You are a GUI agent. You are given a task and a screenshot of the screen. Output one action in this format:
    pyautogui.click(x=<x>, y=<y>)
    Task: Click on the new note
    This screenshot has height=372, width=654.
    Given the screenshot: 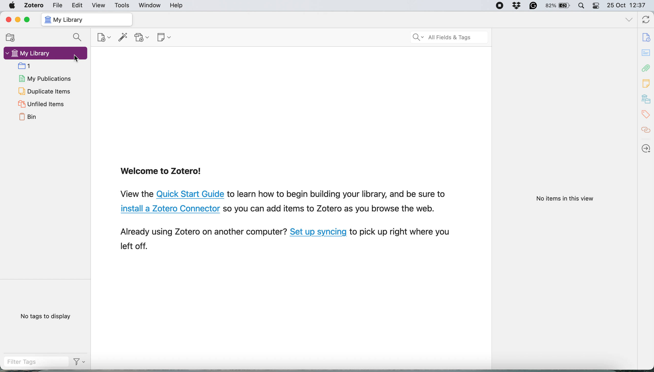 What is the action you would take?
    pyautogui.click(x=165, y=38)
    